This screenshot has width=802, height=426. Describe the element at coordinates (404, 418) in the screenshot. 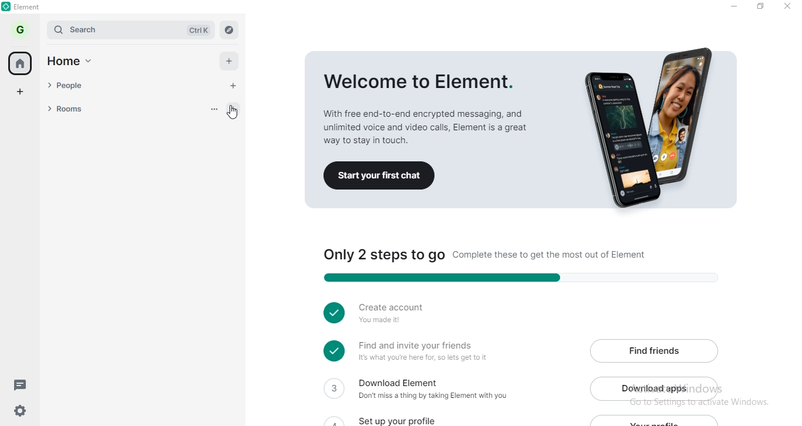

I see `set up your profile` at that location.